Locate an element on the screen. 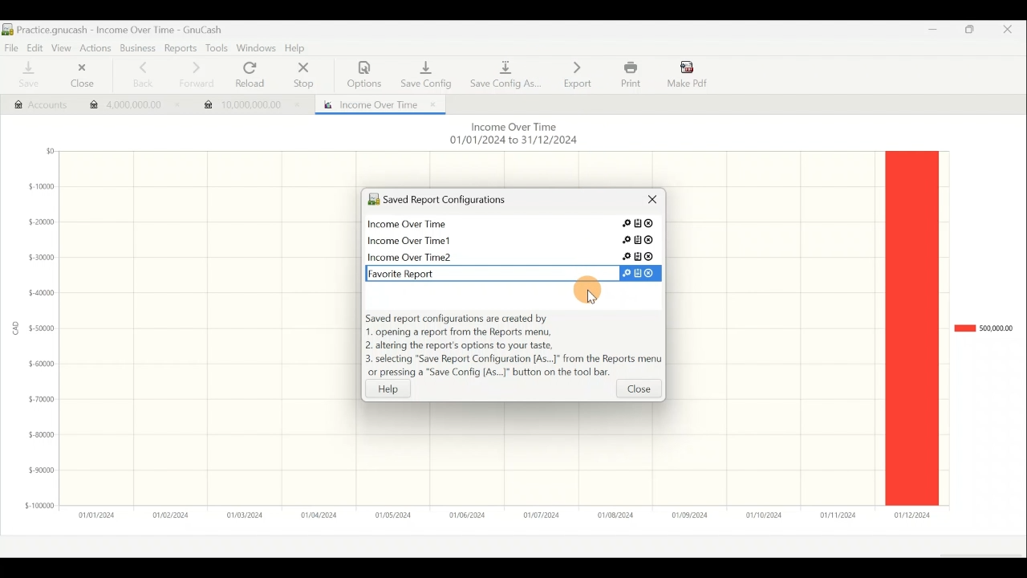  Saved report 2 is located at coordinates (513, 238).